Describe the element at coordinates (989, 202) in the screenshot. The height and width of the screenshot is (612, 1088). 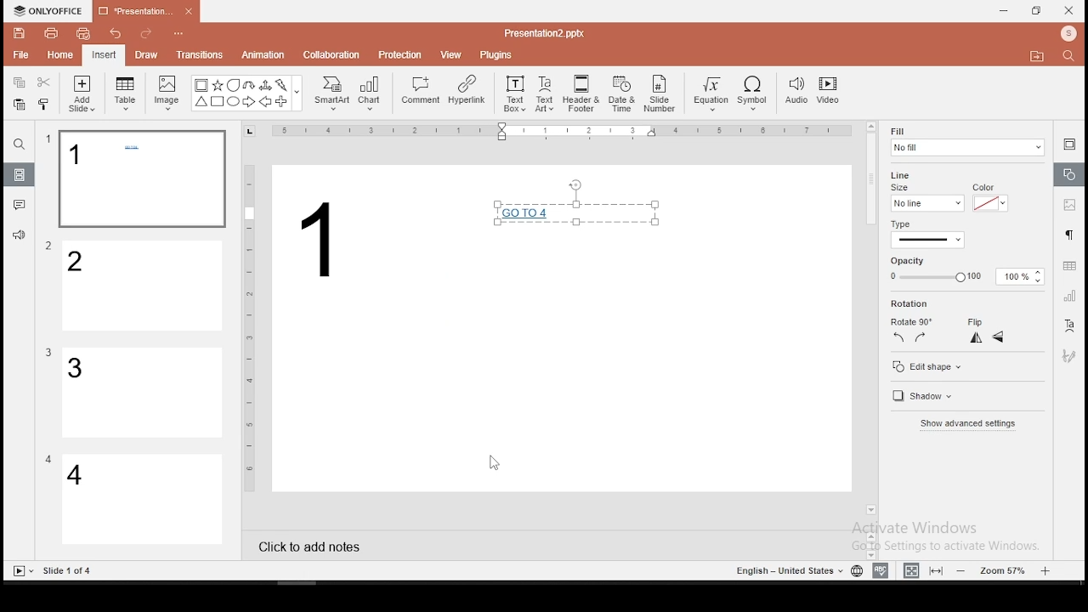
I see `line color` at that location.